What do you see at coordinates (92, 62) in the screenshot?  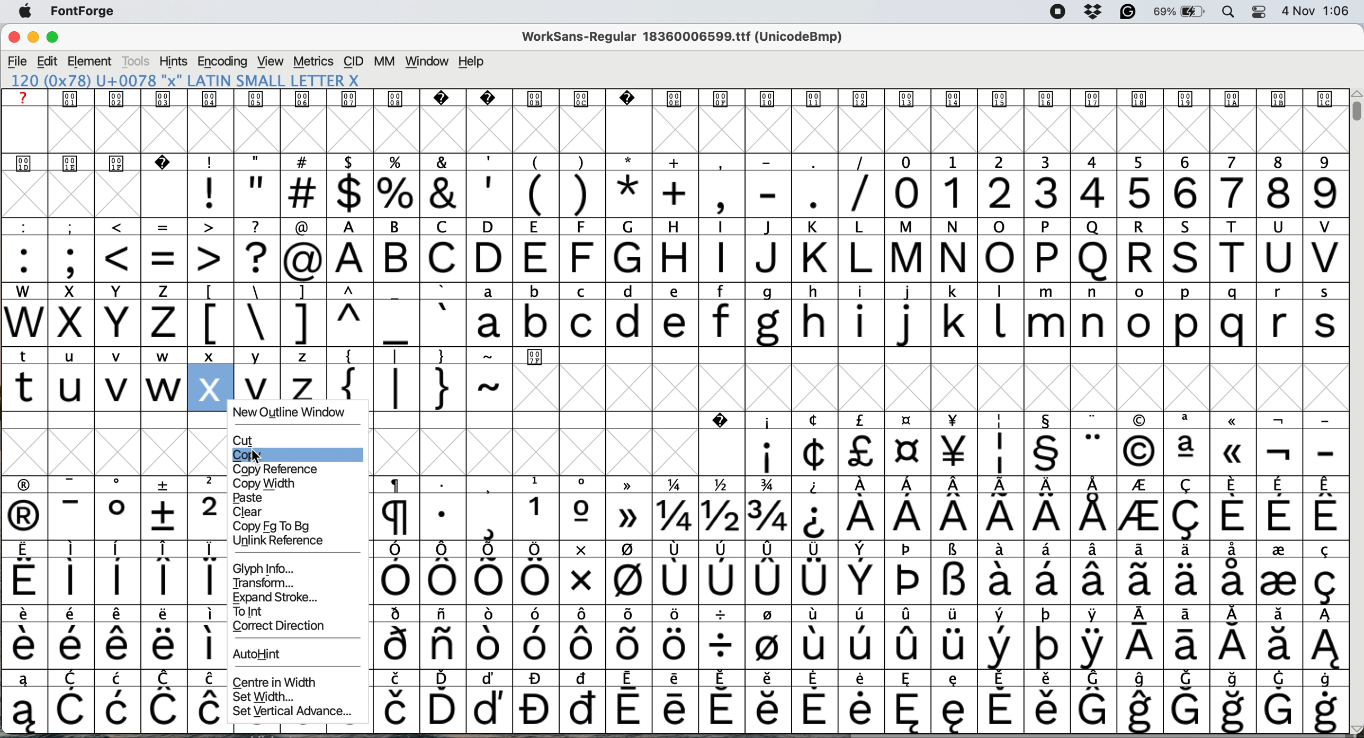 I see `element` at bounding box center [92, 62].